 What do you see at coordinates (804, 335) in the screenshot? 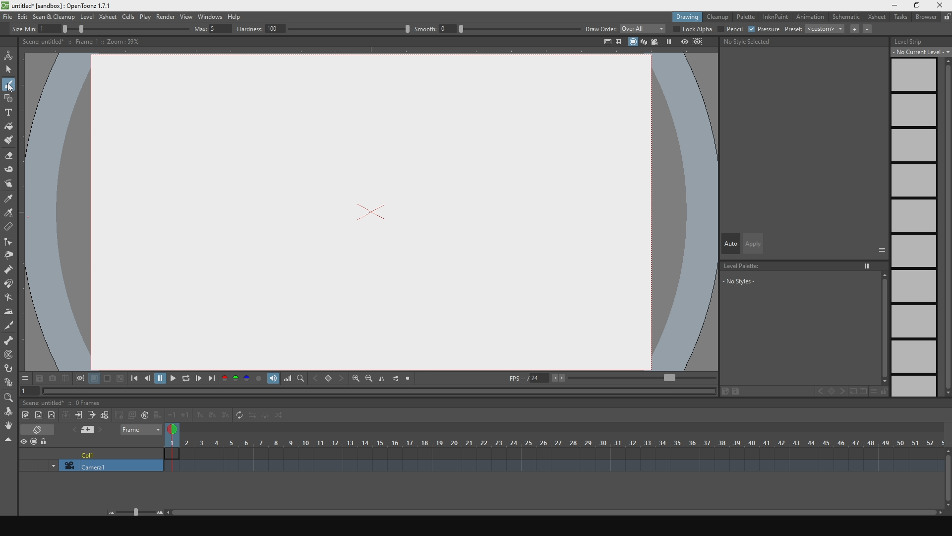
I see `no styles` at bounding box center [804, 335].